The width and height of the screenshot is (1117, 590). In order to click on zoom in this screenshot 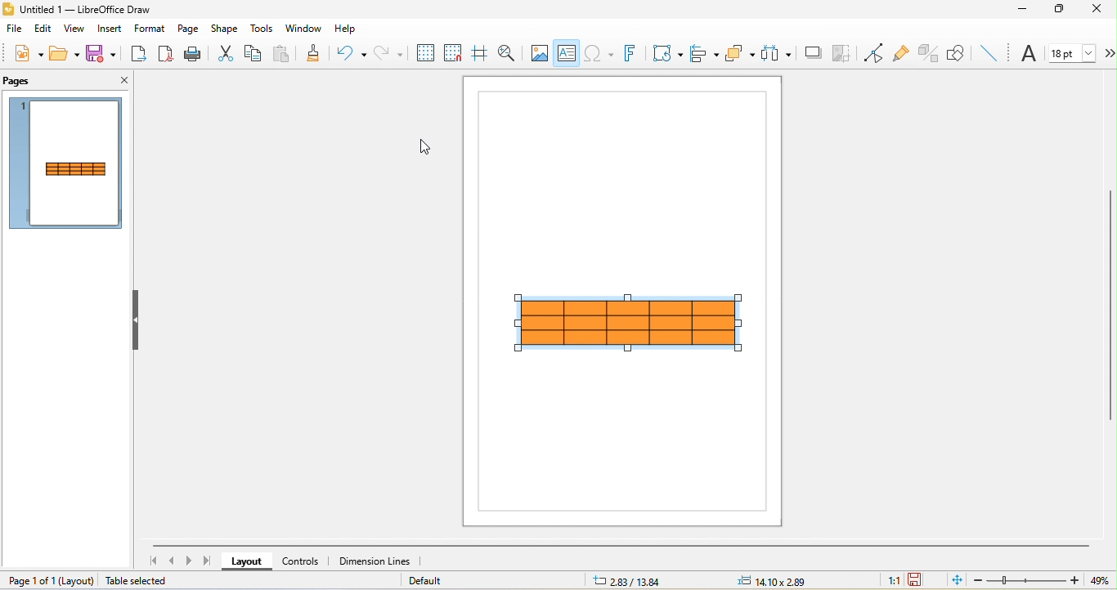, I will do `click(1025, 581)`.